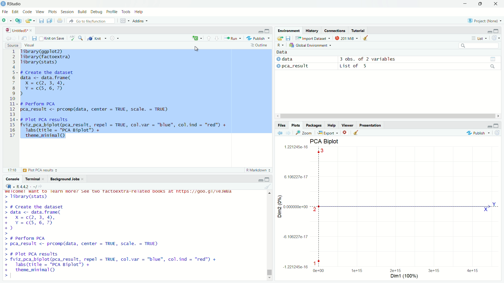  I want to click on global environment, so click(311, 45).